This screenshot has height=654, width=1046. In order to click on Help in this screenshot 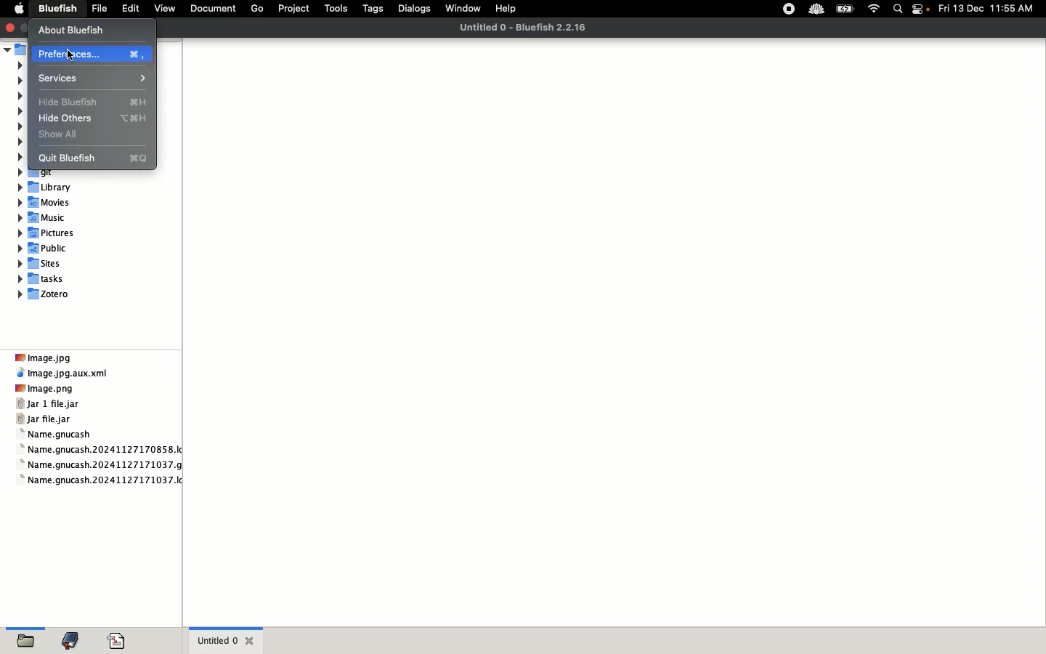, I will do `click(511, 9)`.